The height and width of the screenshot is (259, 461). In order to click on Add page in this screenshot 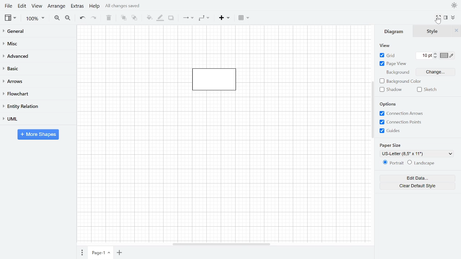, I will do `click(119, 253)`.